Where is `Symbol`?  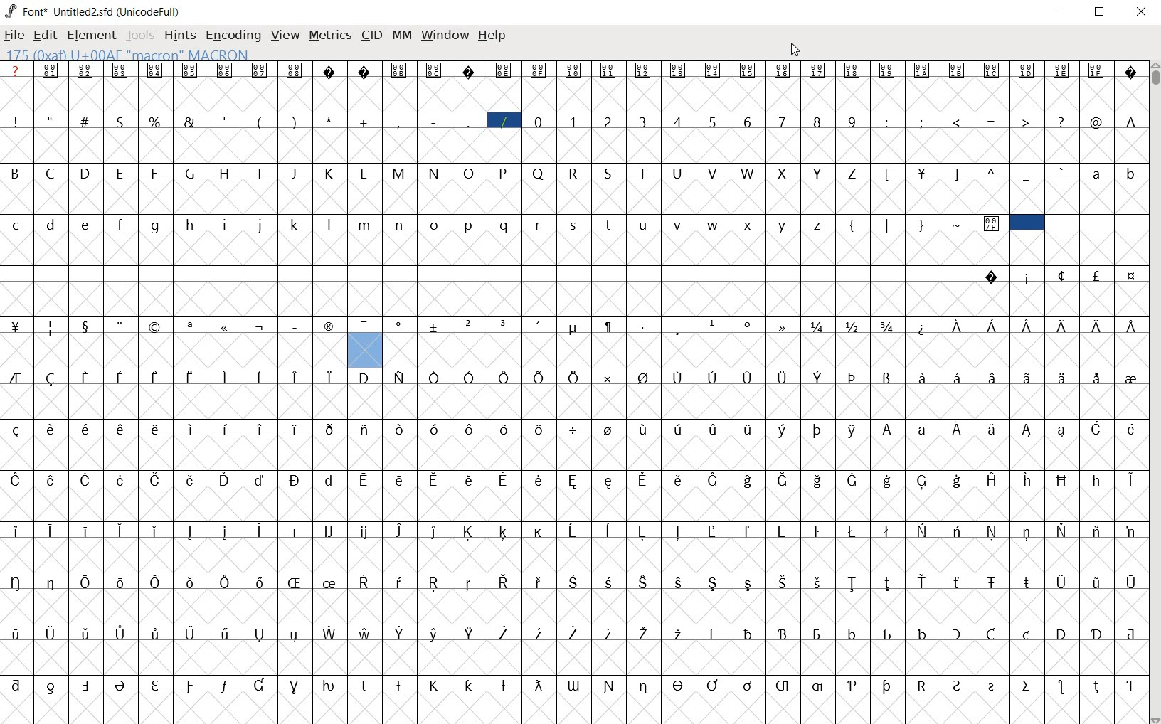 Symbol is located at coordinates (297, 582).